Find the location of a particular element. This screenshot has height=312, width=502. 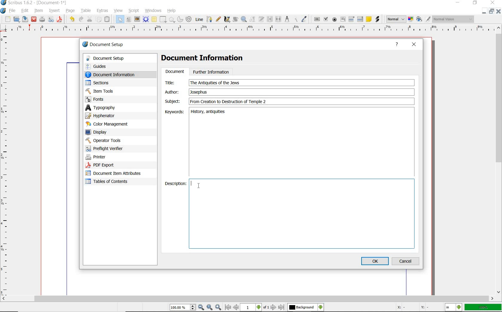

print is located at coordinates (42, 20).